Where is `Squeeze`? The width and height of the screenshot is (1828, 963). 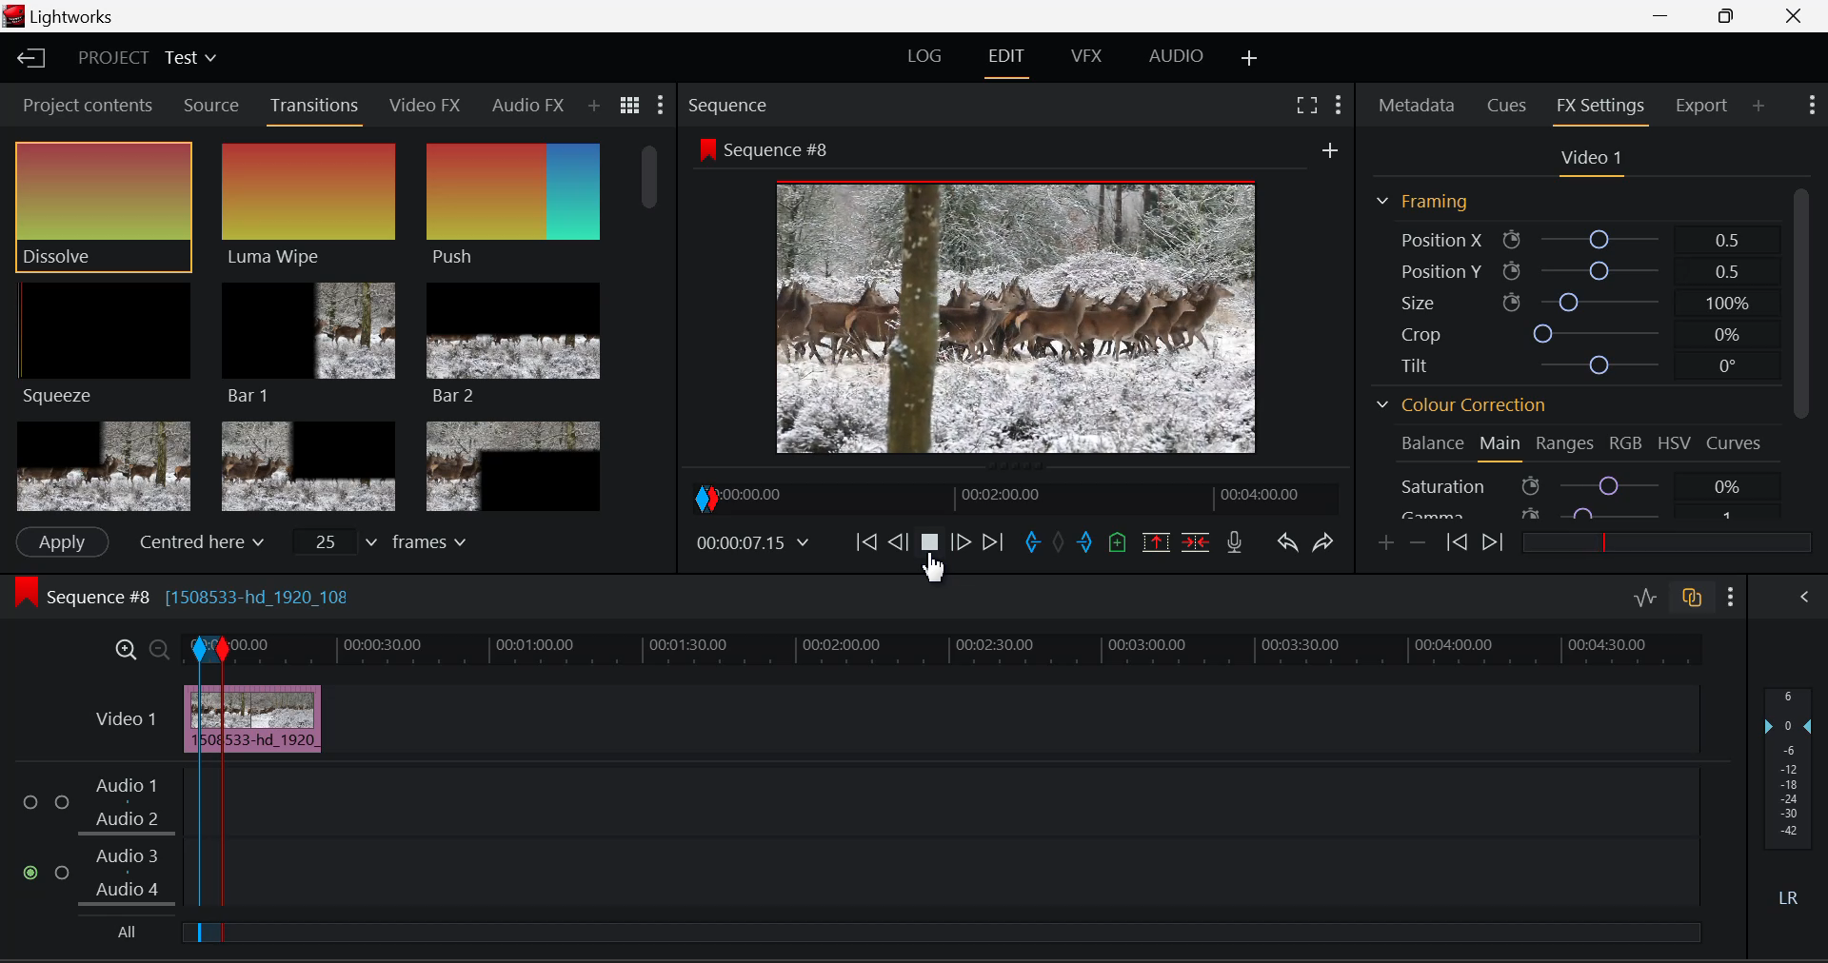 Squeeze is located at coordinates (108, 346).